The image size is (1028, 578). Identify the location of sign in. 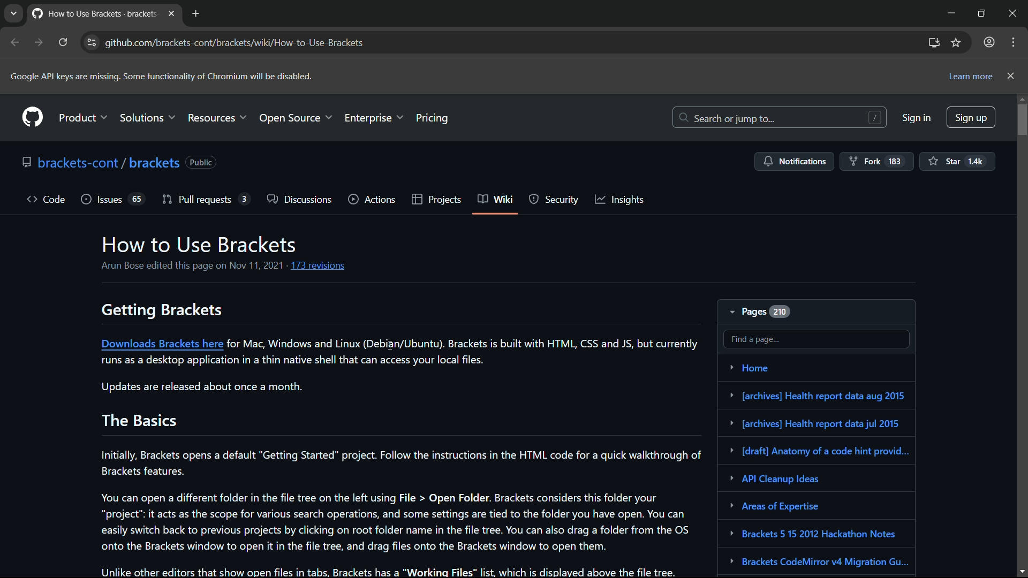
(917, 119).